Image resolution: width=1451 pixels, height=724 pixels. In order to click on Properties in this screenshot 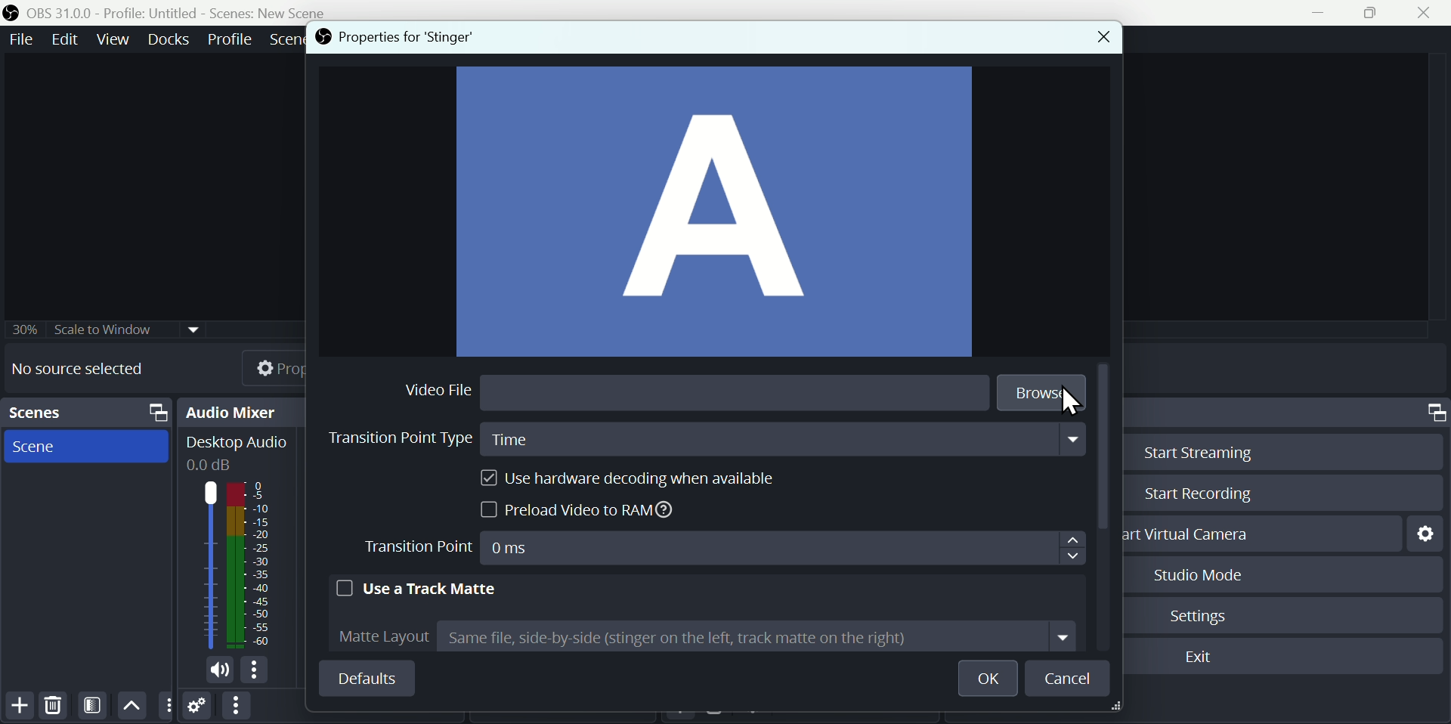, I will do `click(261, 366)`.